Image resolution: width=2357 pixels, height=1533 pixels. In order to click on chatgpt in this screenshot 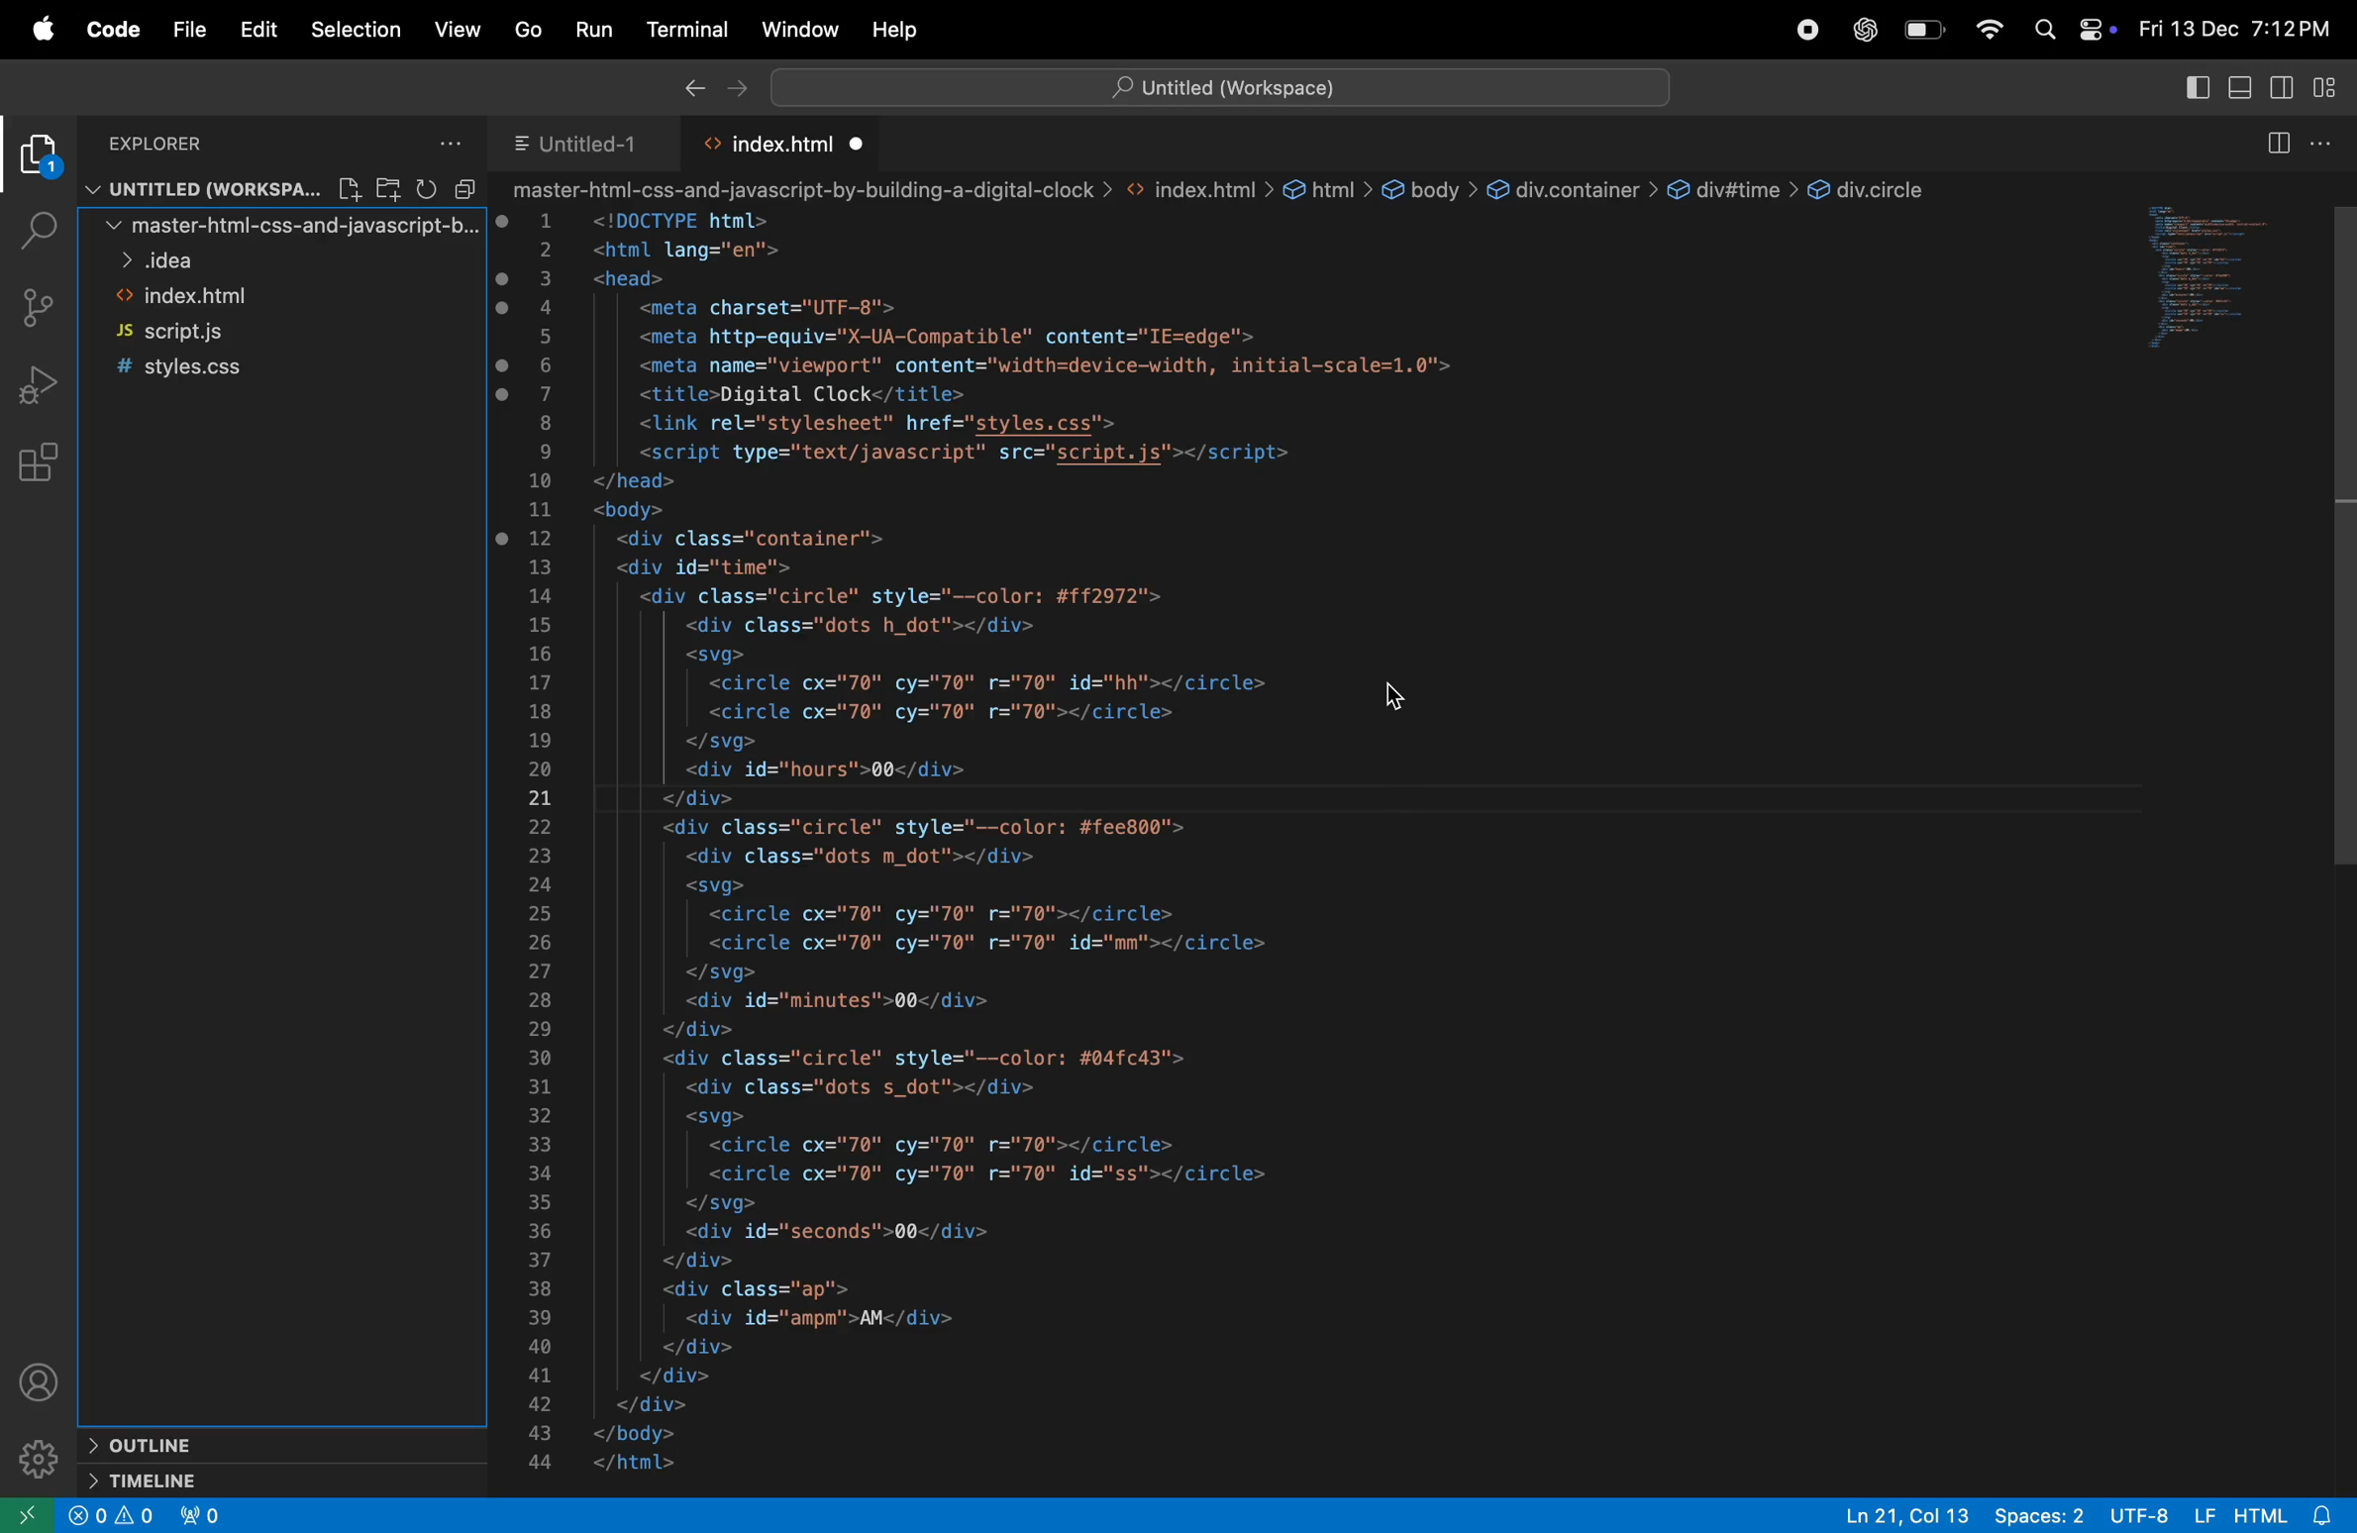, I will do `click(1867, 30)`.